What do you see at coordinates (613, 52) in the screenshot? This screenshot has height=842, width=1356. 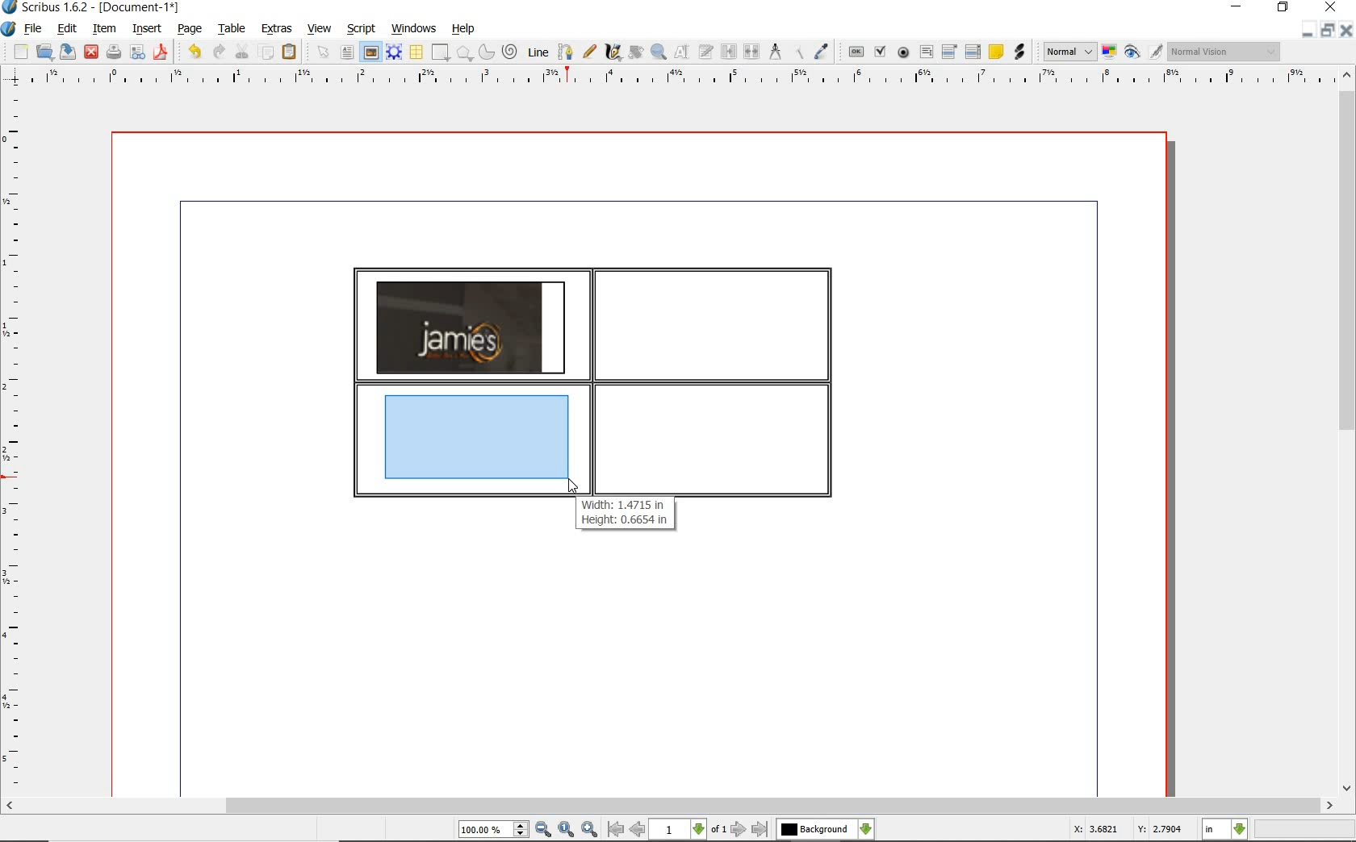 I see `calligraphic line` at bounding box center [613, 52].